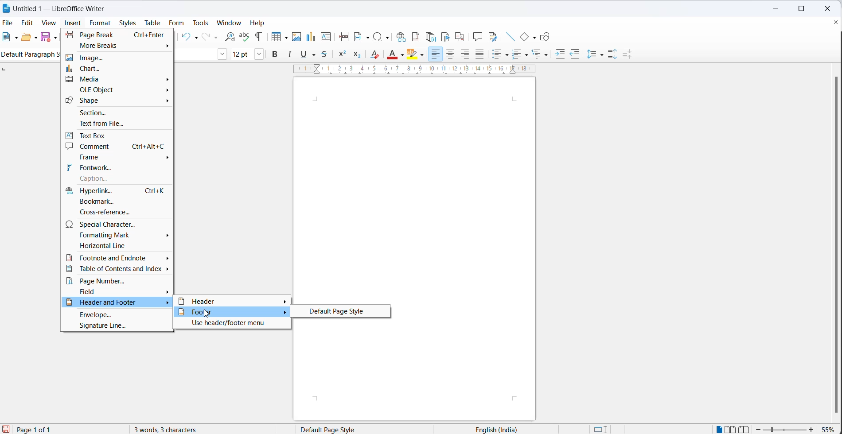 This screenshot has width=842, height=434. What do you see at coordinates (402, 37) in the screenshot?
I see `insert hyperlinks` at bounding box center [402, 37].